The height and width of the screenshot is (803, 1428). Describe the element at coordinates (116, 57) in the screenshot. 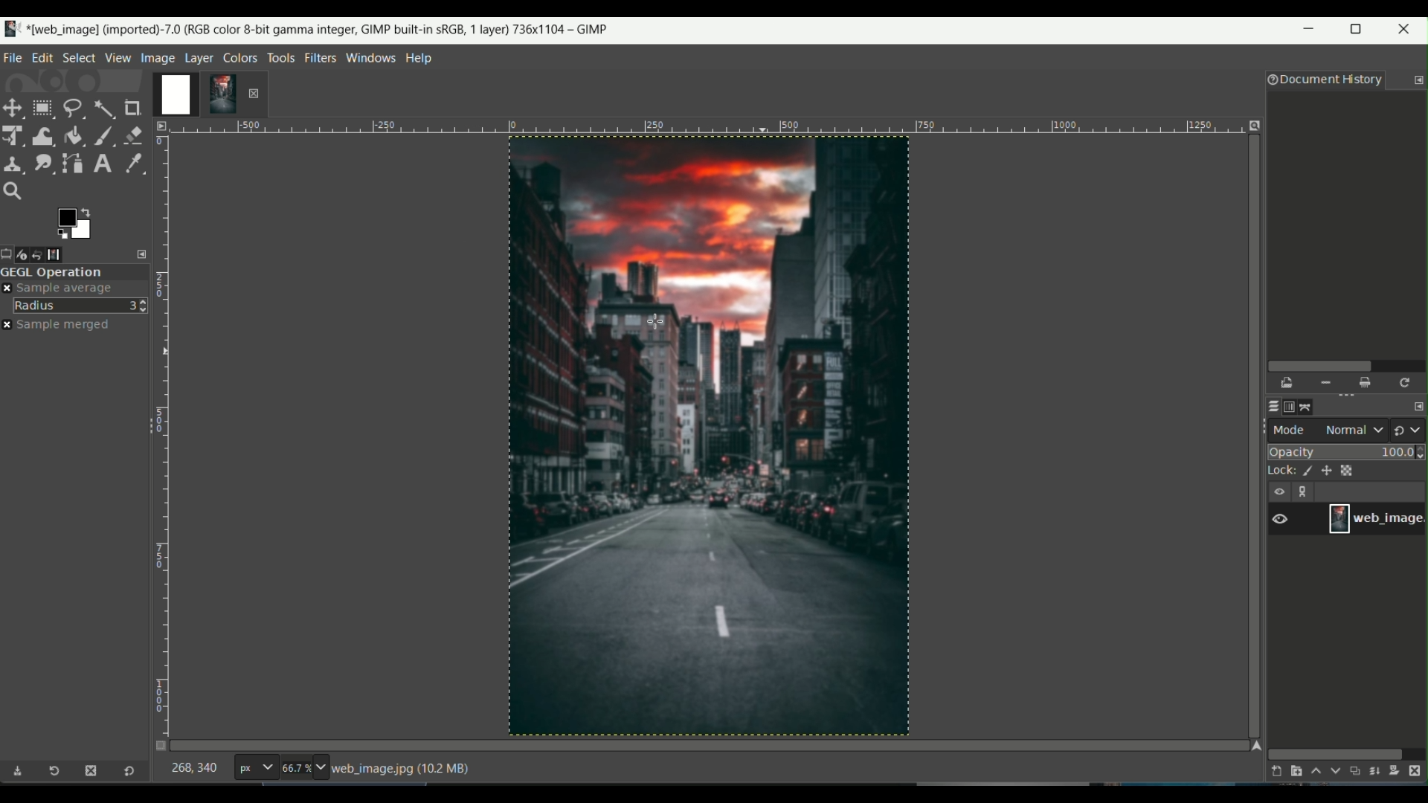

I see `view tab` at that location.